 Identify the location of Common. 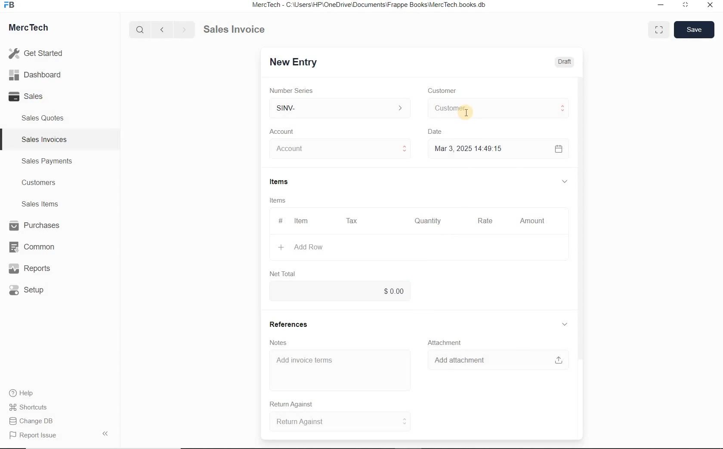
(36, 246).